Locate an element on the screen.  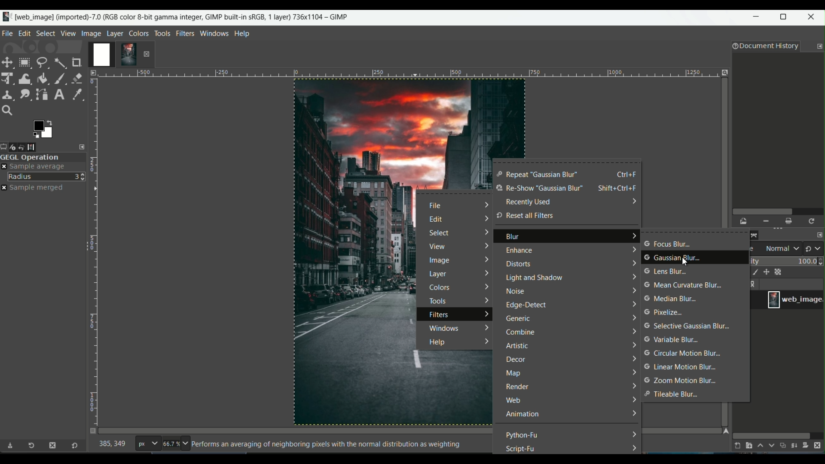
free select tool is located at coordinates (42, 61).